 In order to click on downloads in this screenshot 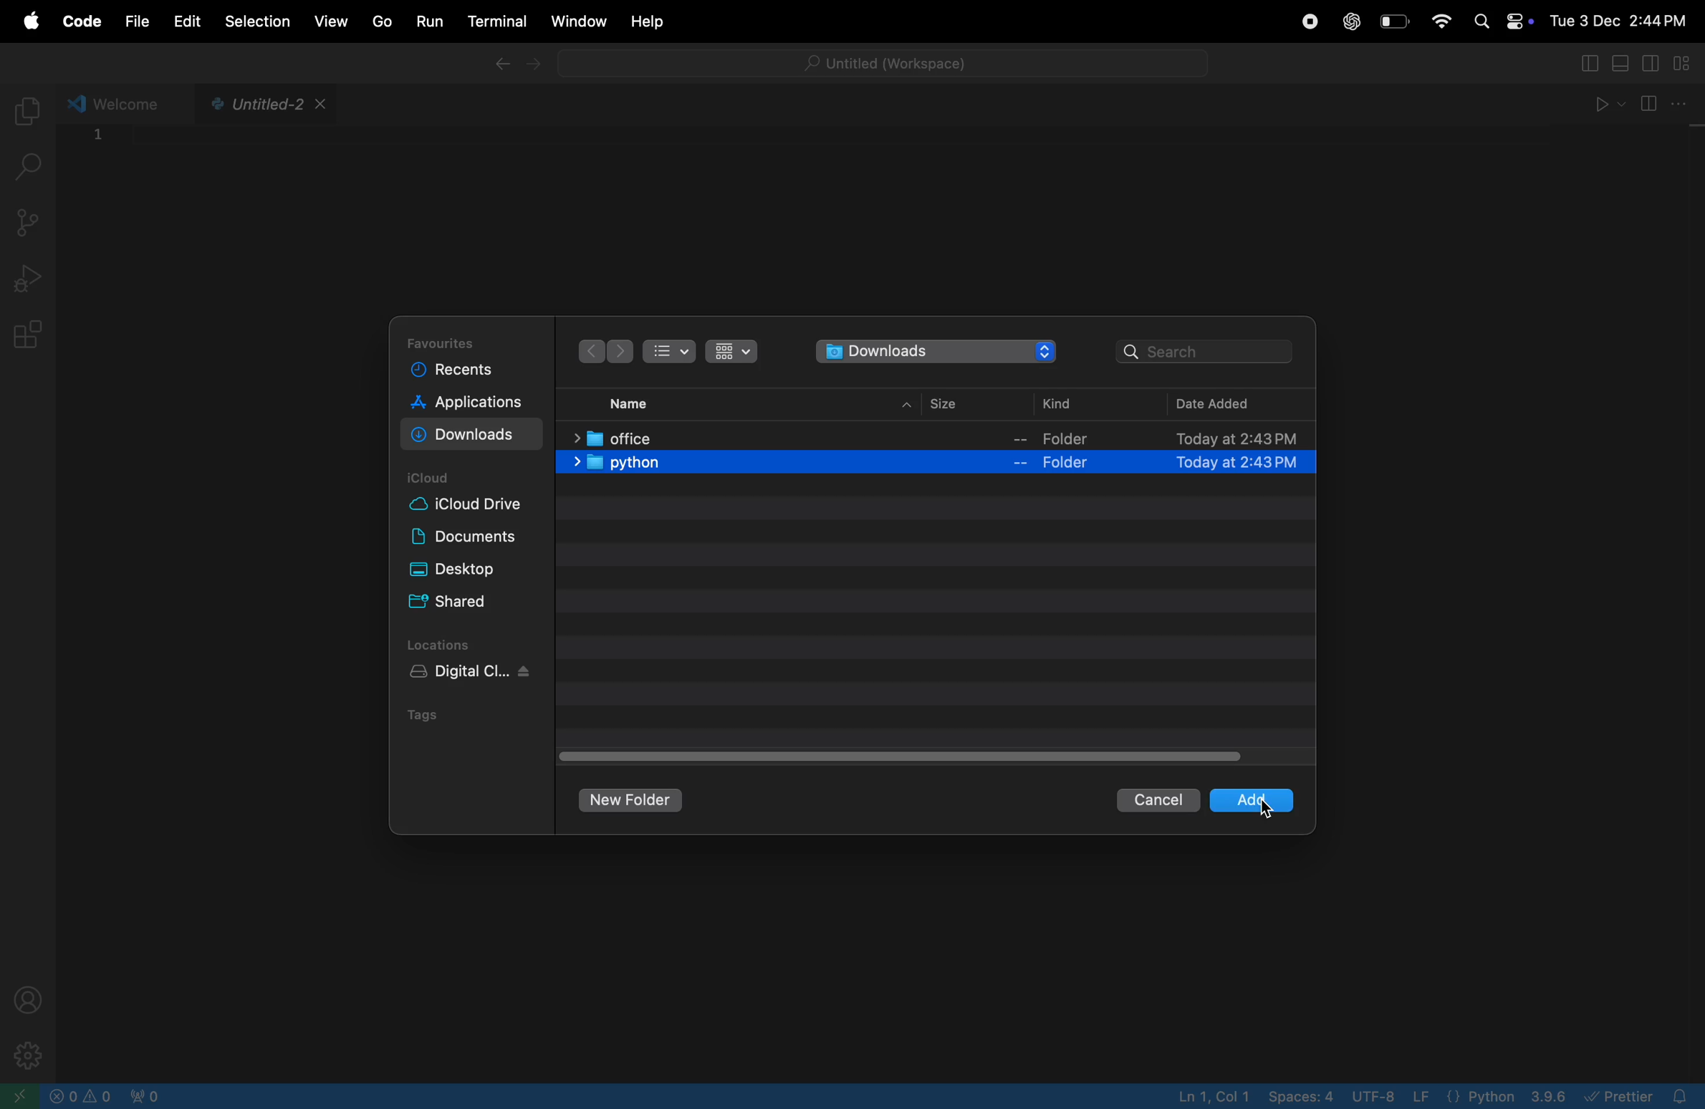, I will do `click(464, 434)`.